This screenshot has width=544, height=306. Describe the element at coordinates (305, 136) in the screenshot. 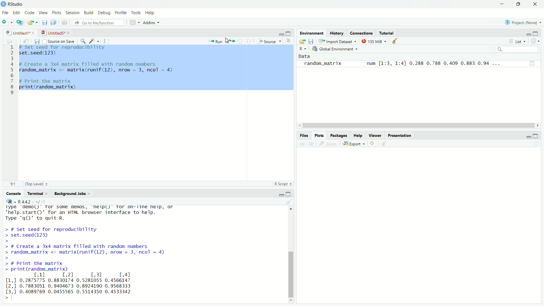

I see `Files` at that location.